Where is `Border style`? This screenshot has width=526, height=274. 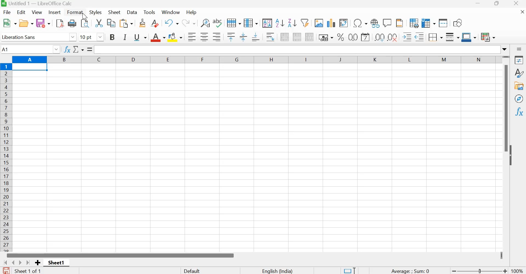 Border style is located at coordinates (452, 37).